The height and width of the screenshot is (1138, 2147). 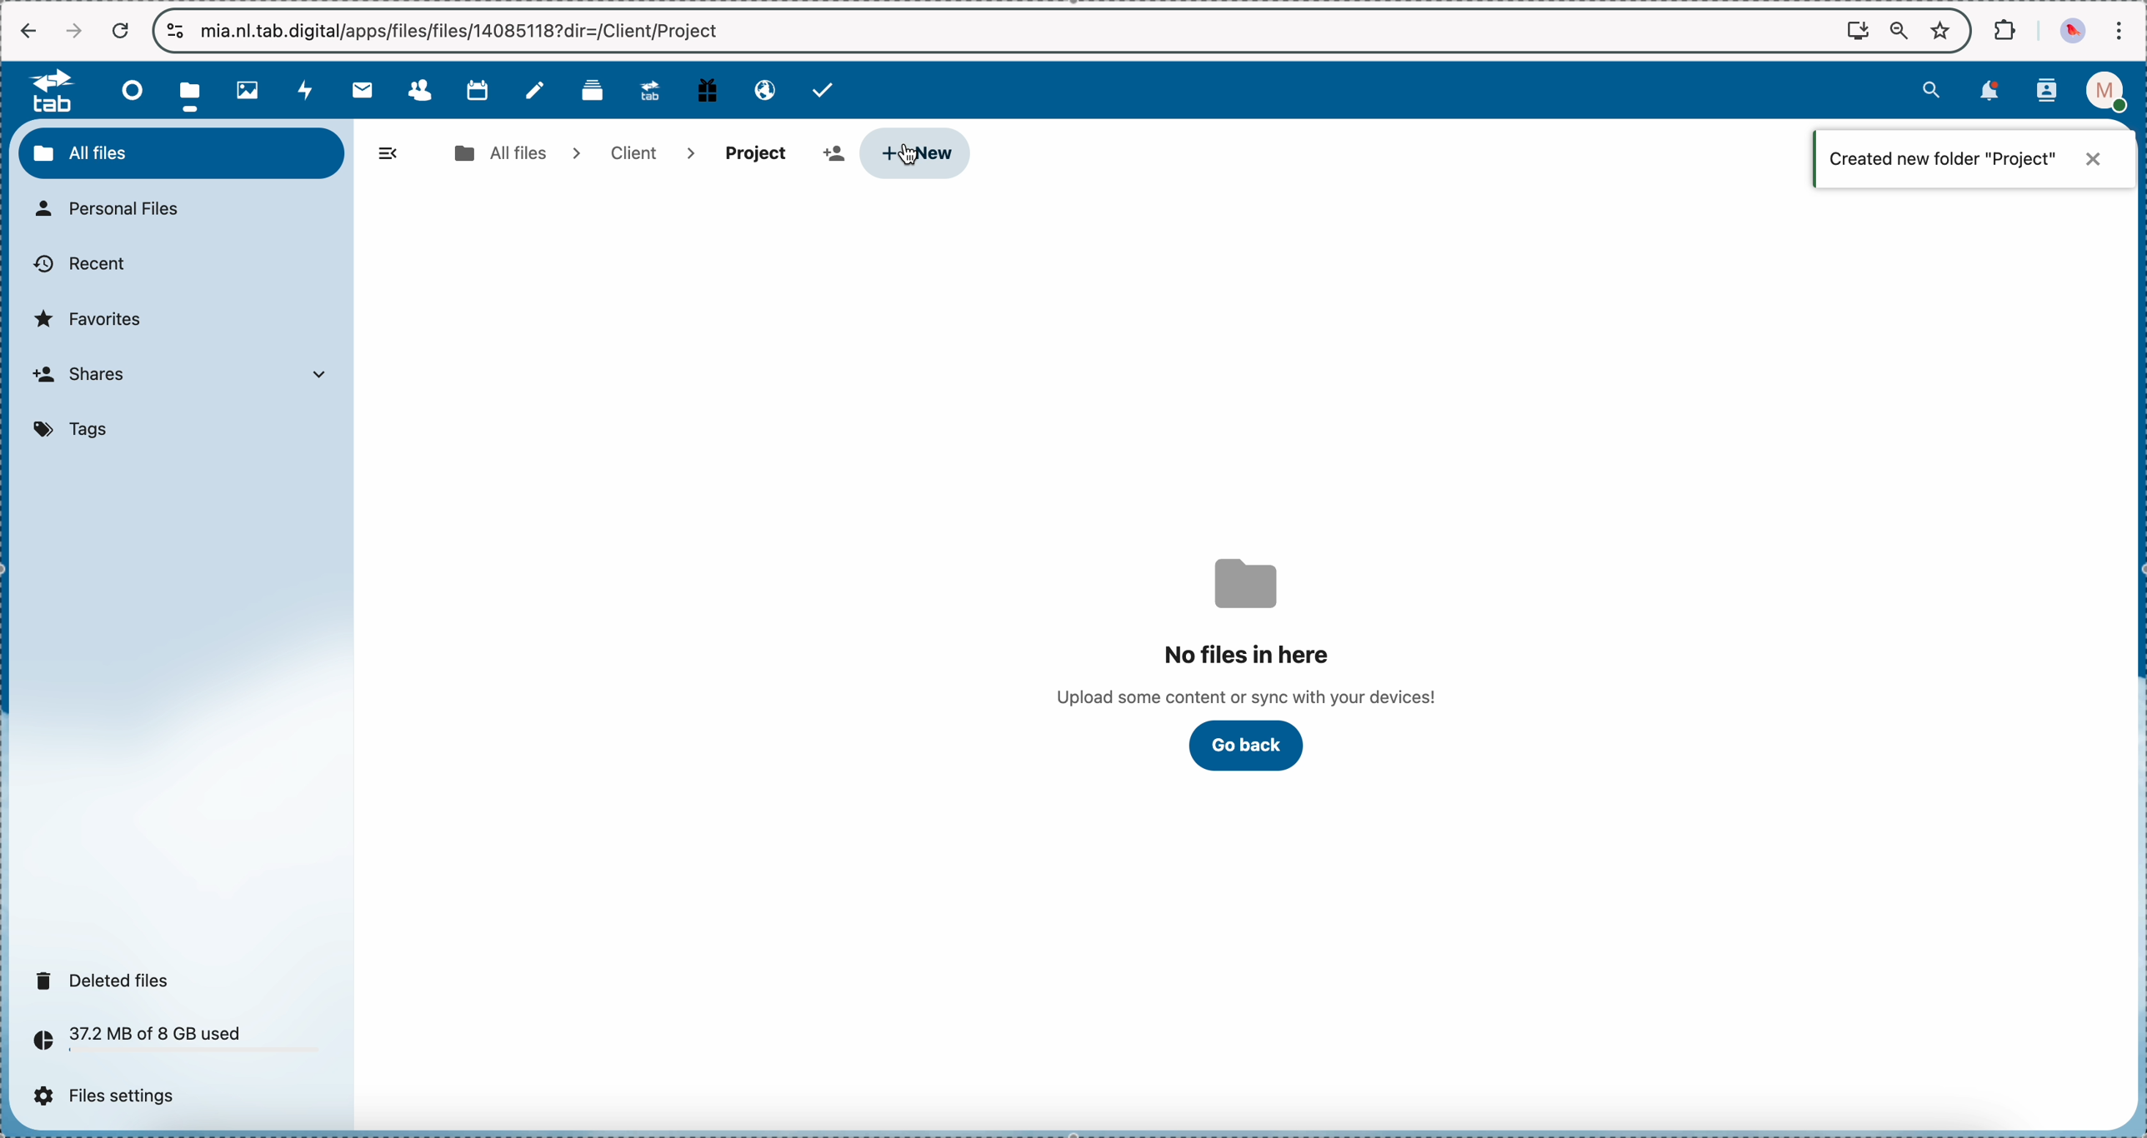 I want to click on calendar, so click(x=477, y=88).